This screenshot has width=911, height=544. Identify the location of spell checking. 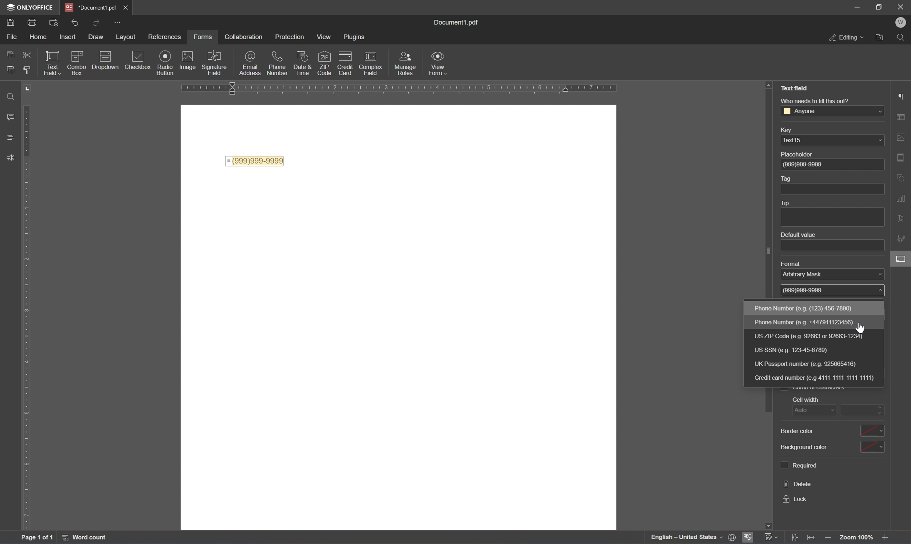
(748, 538).